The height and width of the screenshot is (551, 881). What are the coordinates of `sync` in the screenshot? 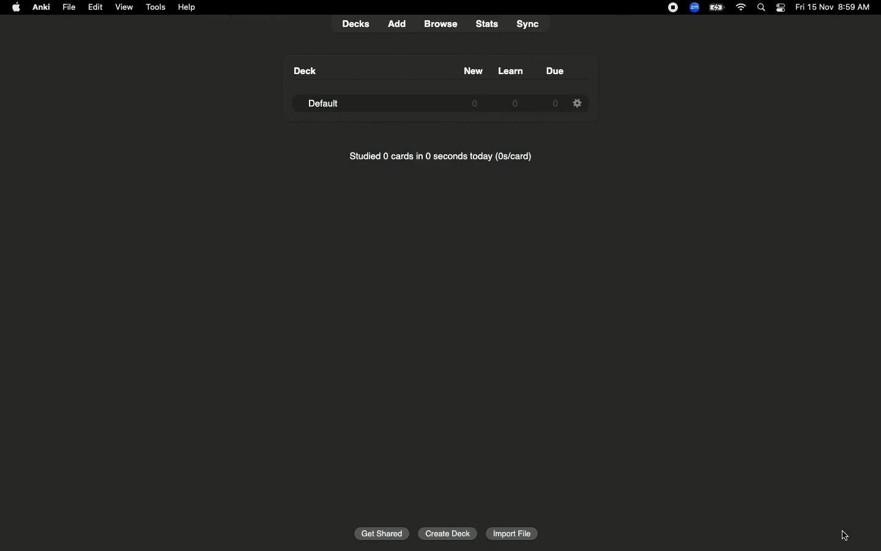 It's located at (530, 24).